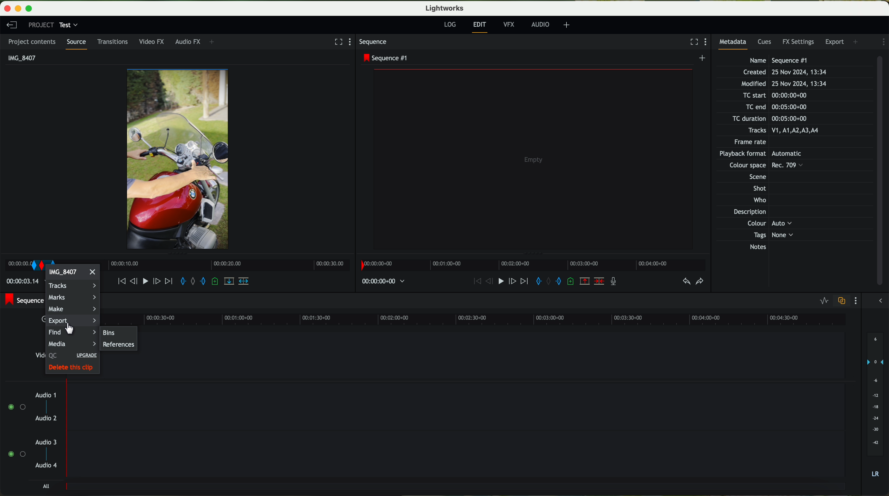  Describe the element at coordinates (73, 368) in the screenshot. I see `delete this clip` at that location.